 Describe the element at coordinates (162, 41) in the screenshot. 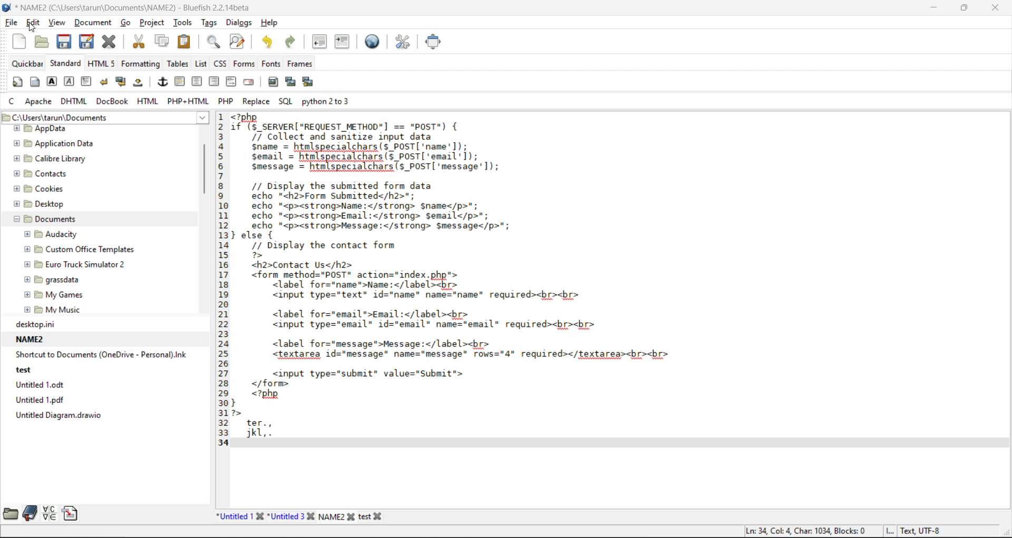

I see `copy` at that location.